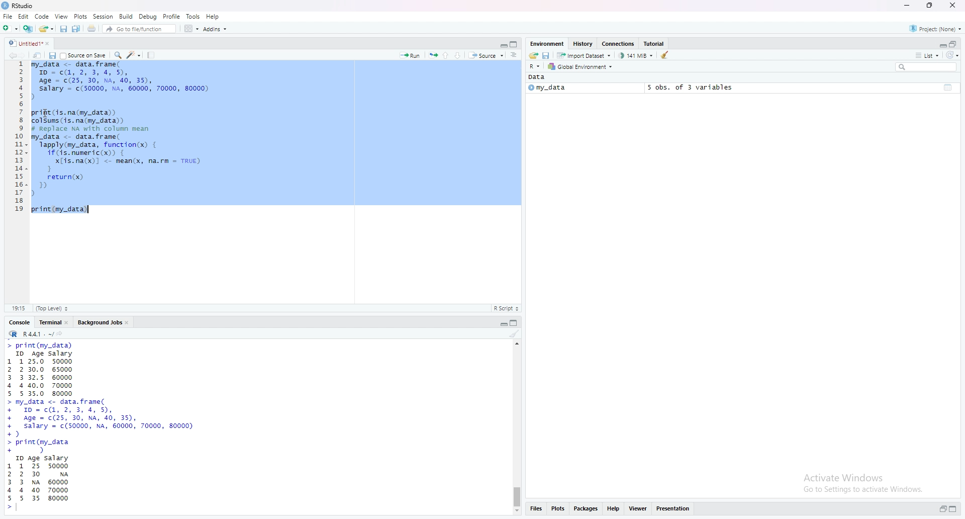 The width and height of the screenshot is (965, 519). What do you see at coordinates (533, 56) in the screenshot?
I see `load workspace` at bounding box center [533, 56].